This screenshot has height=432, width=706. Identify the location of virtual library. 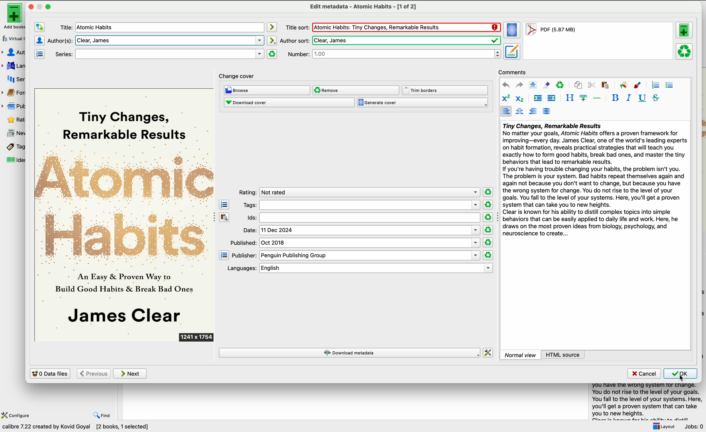
(12, 38).